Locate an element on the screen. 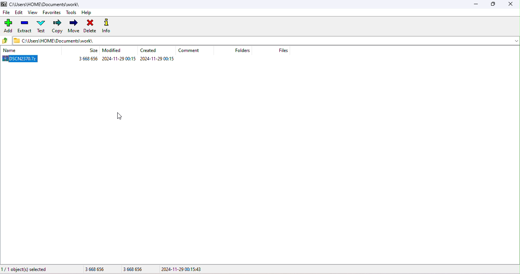 This screenshot has width=520, height=274. name is located at coordinates (19, 50).